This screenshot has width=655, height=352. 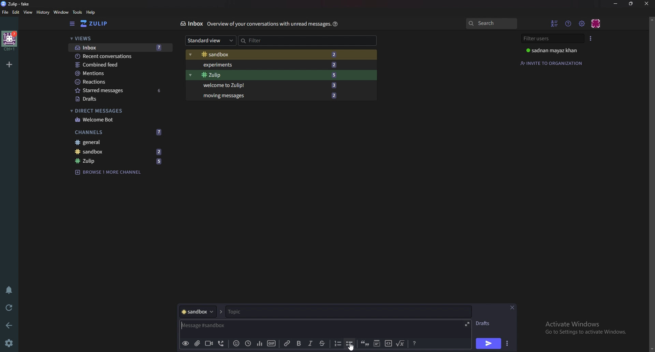 What do you see at coordinates (288, 343) in the screenshot?
I see `link` at bounding box center [288, 343].